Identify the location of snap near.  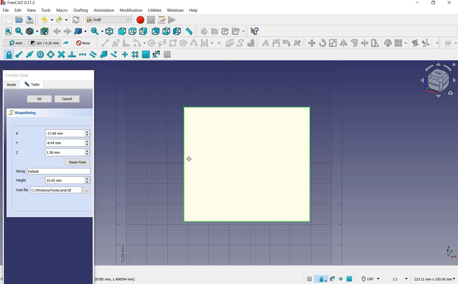
(113, 55).